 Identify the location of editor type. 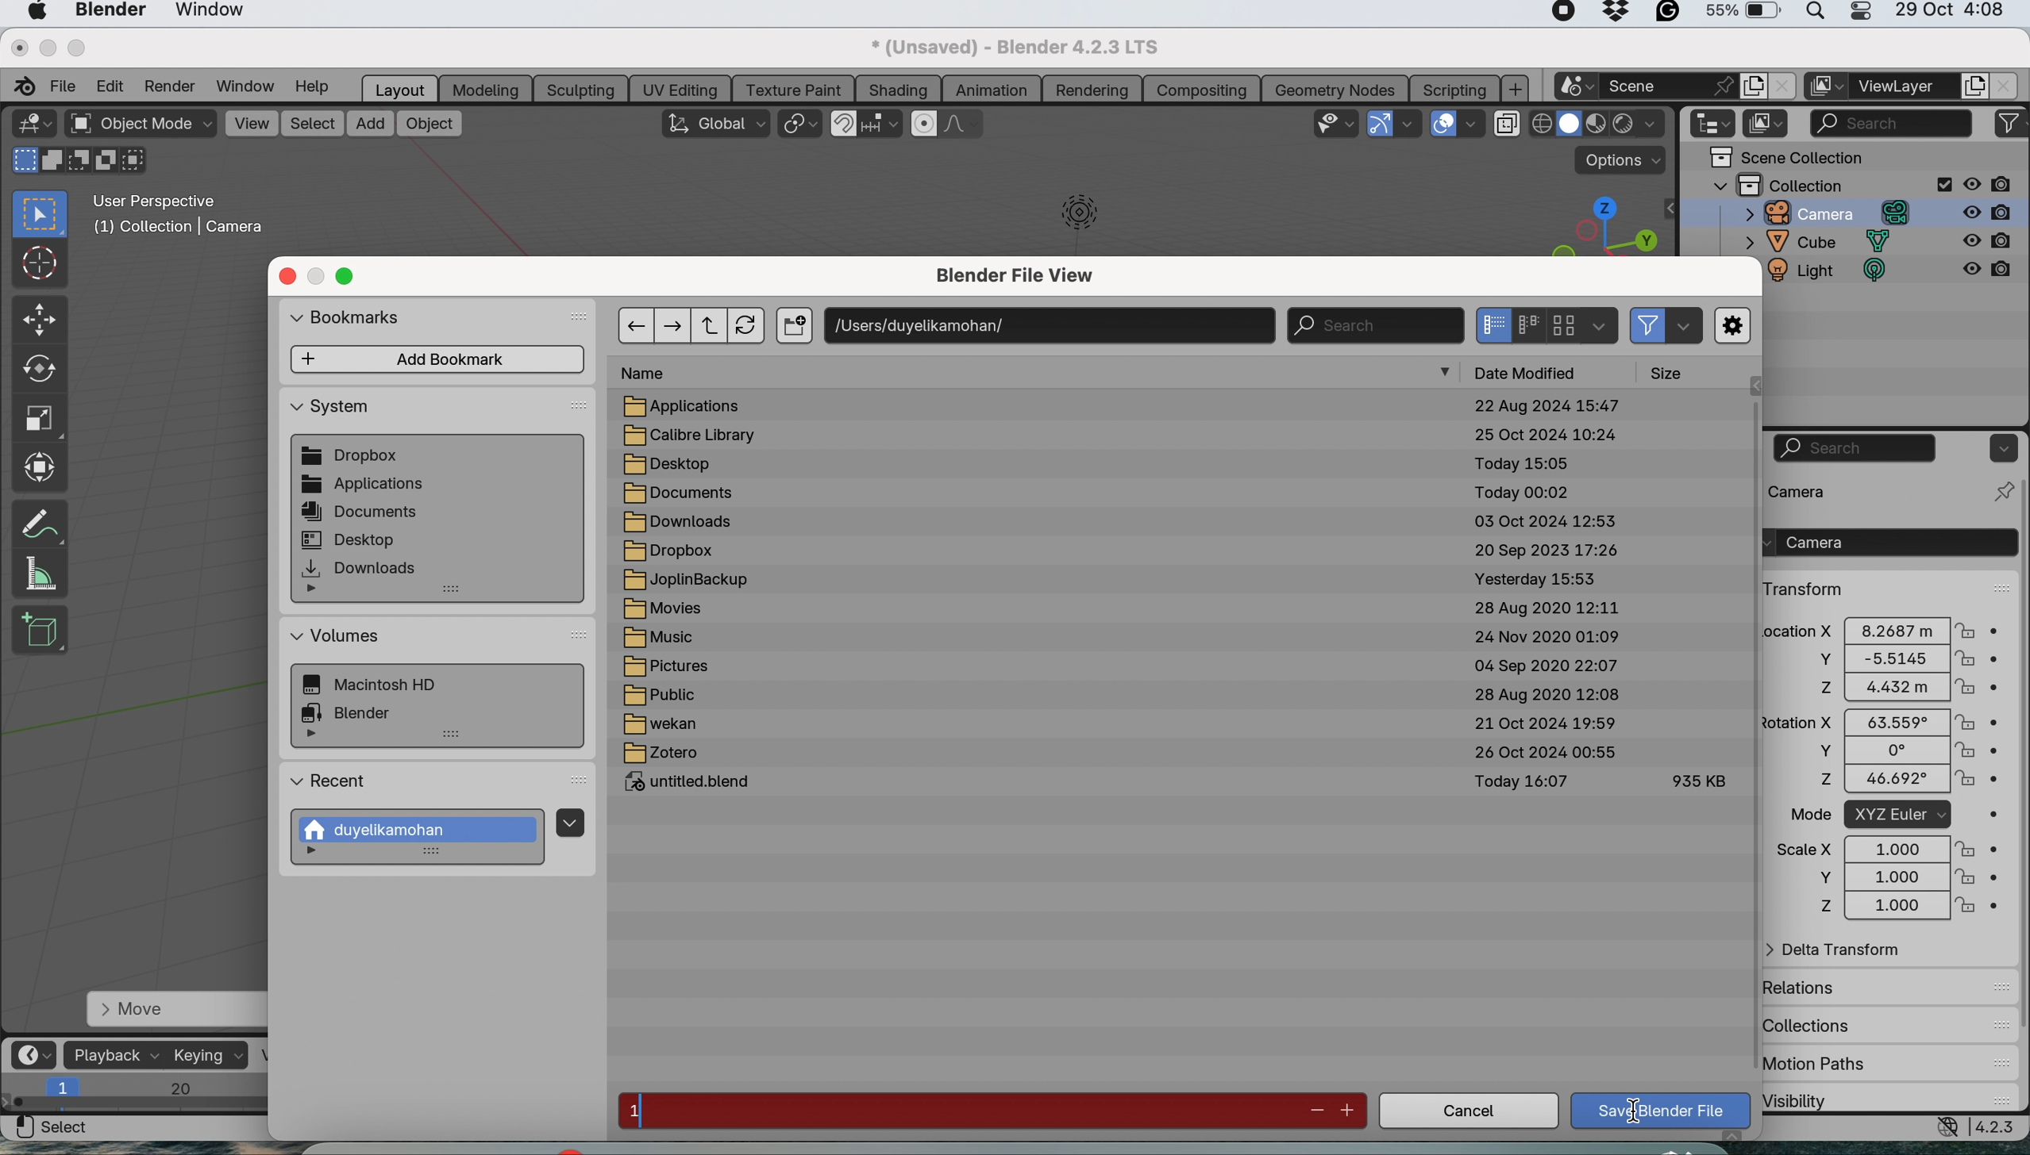
(1715, 124).